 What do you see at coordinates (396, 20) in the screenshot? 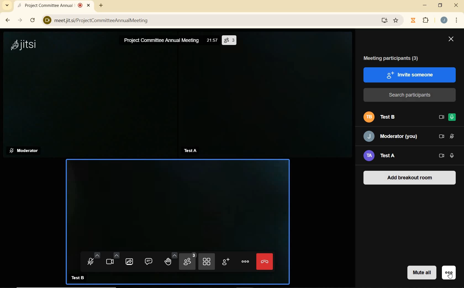
I see `Favorite` at bounding box center [396, 20].